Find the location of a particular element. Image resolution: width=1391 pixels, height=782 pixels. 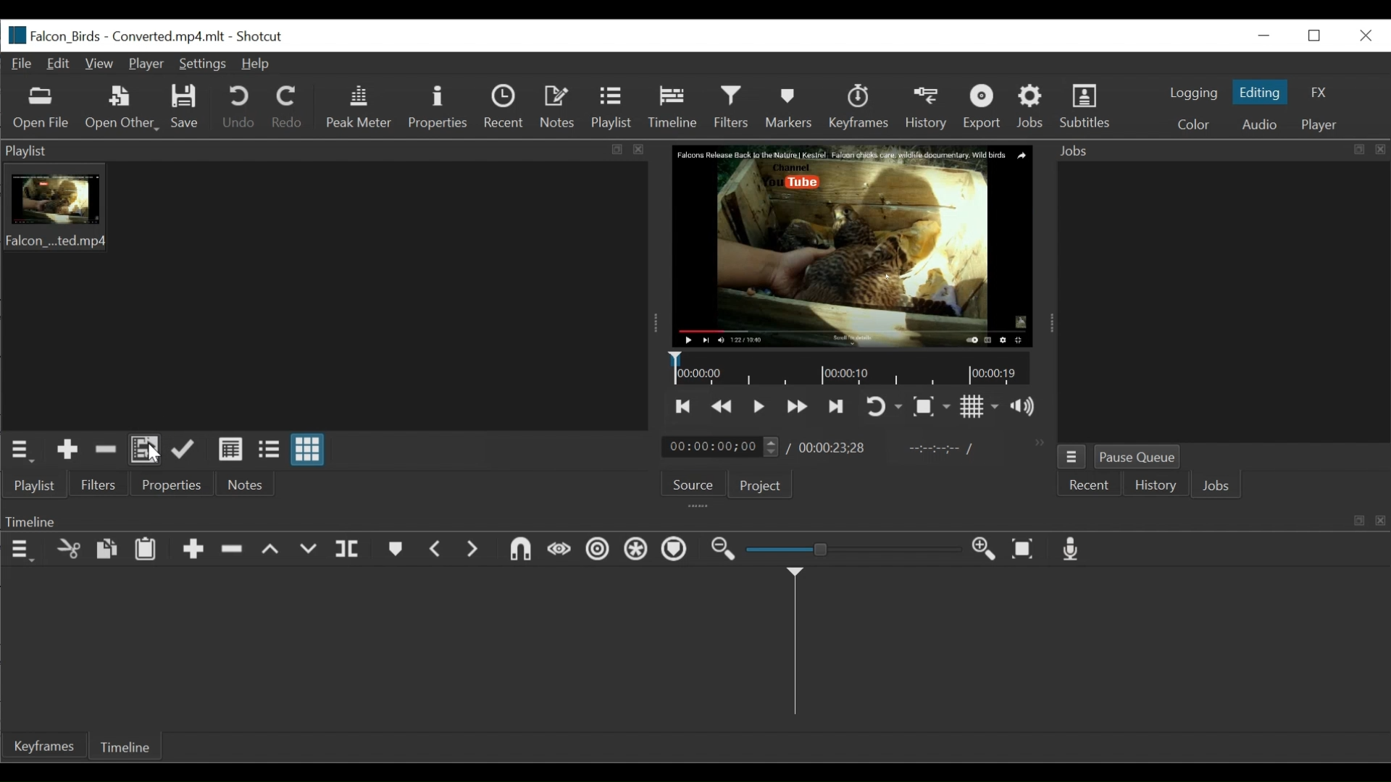

Properties is located at coordinates (175, 483).